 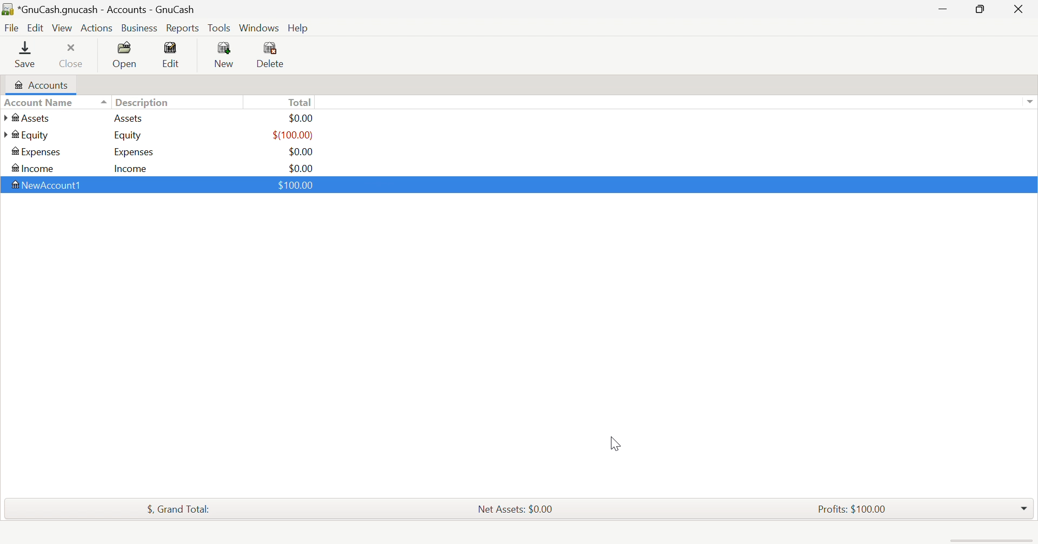 What do you see at coordinates (1020, 9) in the screenshot?
I see `Close` at bounding box center [1020, 9].